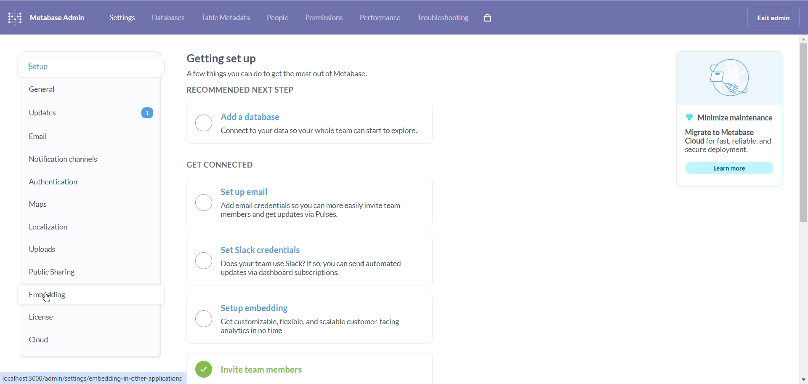 The width and height of the screenshot is (808, 384). What do you see at coordinates (223, 164) in the screenshot?
I see `get connected` at bounding box center [223, 164].